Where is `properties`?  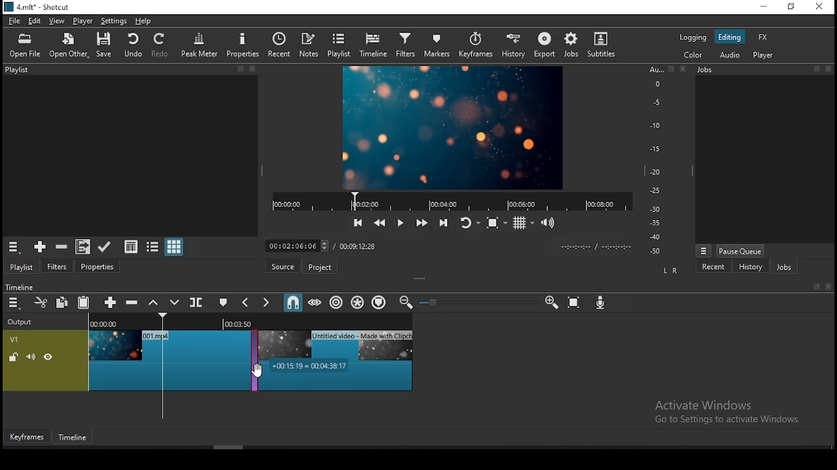 properties is located at coordinates (243, 44).